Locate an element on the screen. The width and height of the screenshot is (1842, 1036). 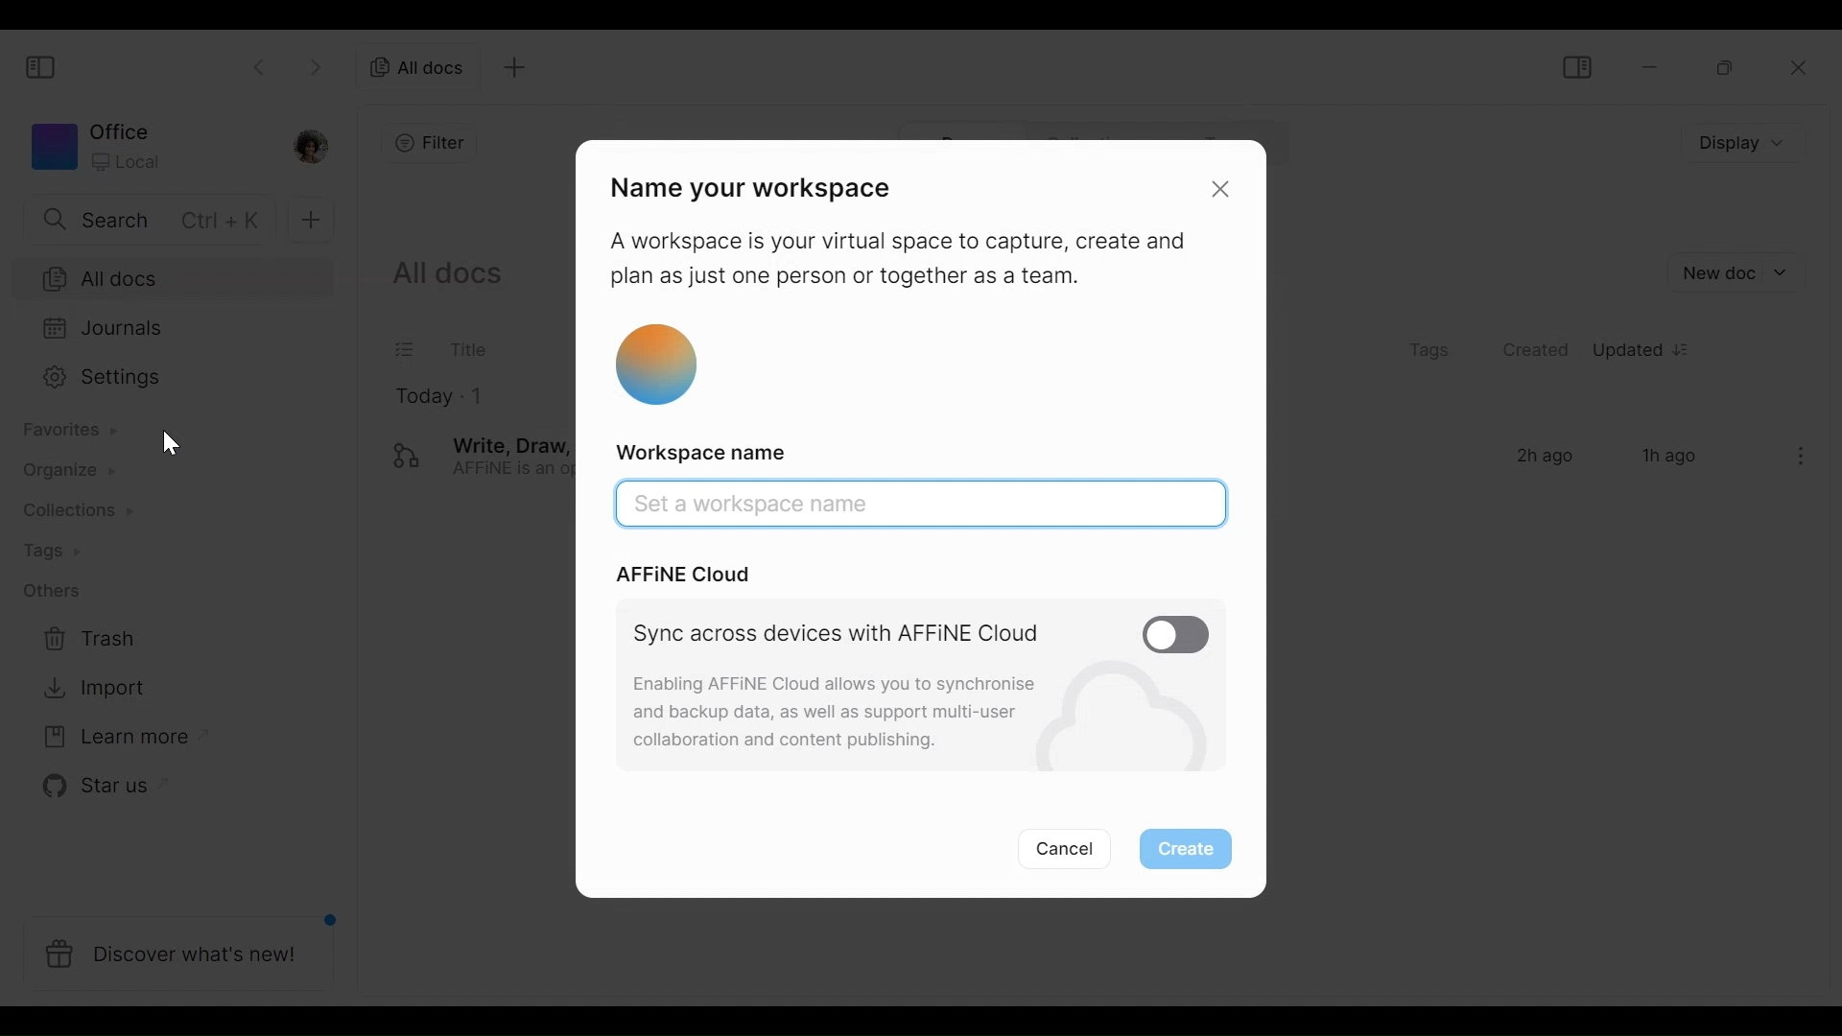
All documents is located at coordinates (171, 276).